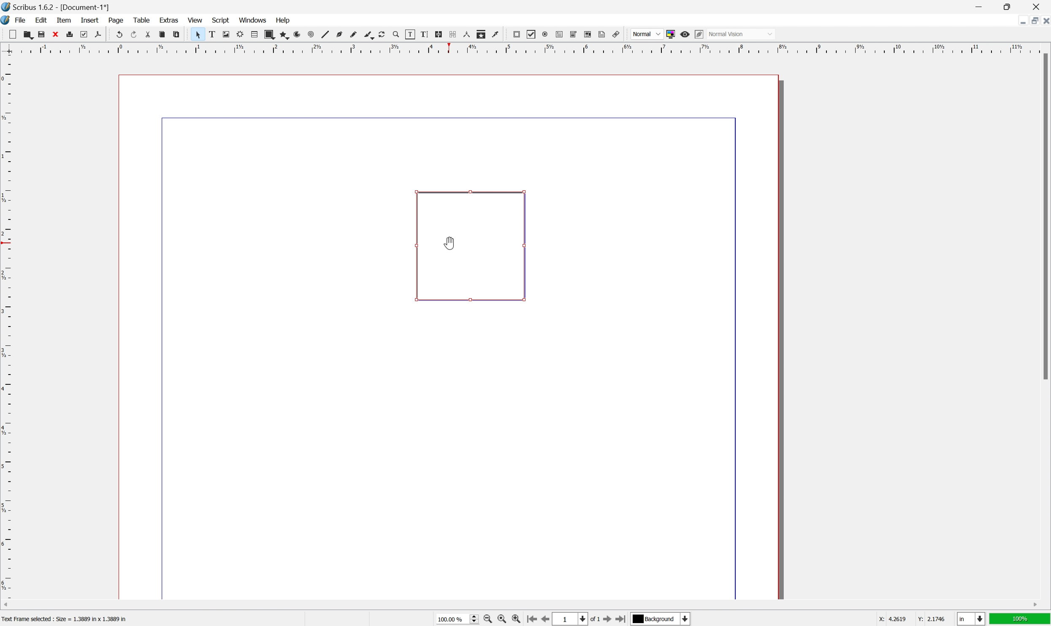 The height and width of the screenshot is (626, 1051). I want to click on preview mode, so click(685, 34).